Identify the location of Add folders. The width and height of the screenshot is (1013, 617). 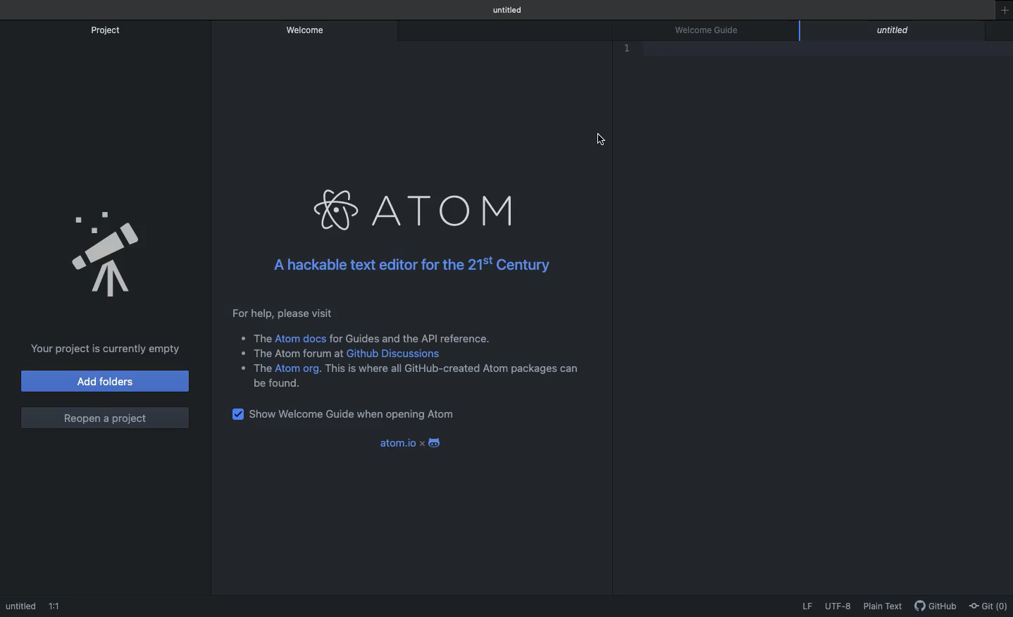
(104, 382).